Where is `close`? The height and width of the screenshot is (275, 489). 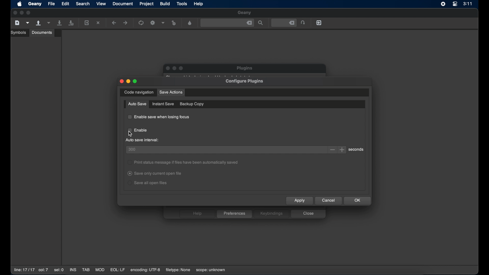
close is located at coordinates (167, 68).